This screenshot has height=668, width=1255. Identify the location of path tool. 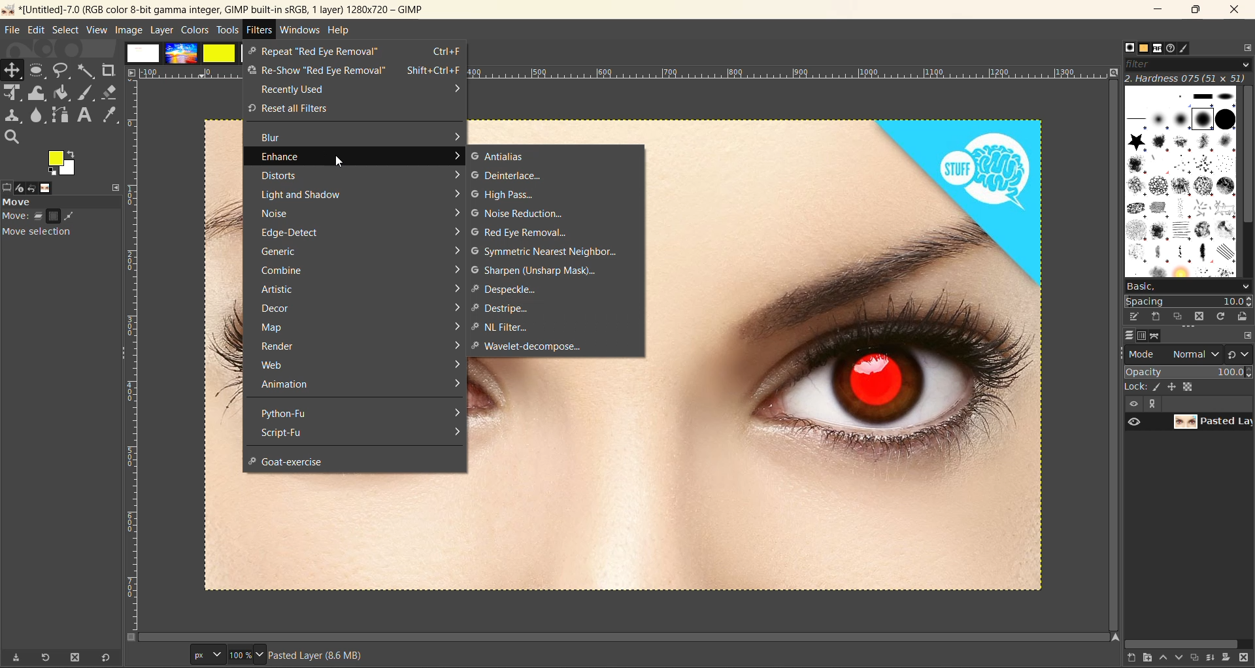
(59, 114).